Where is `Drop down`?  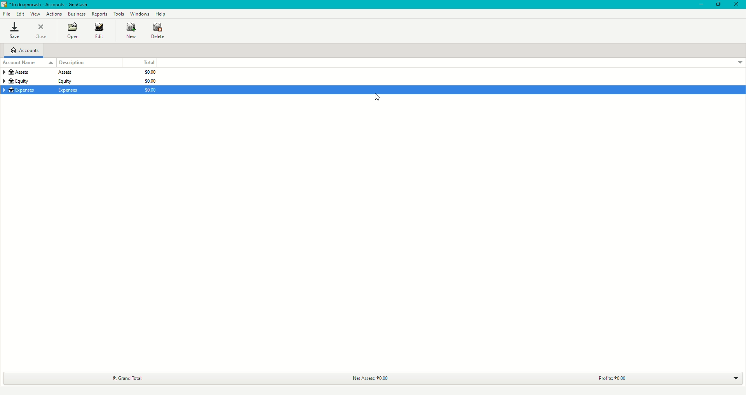 Drop down is located at coordinates (741, 63).